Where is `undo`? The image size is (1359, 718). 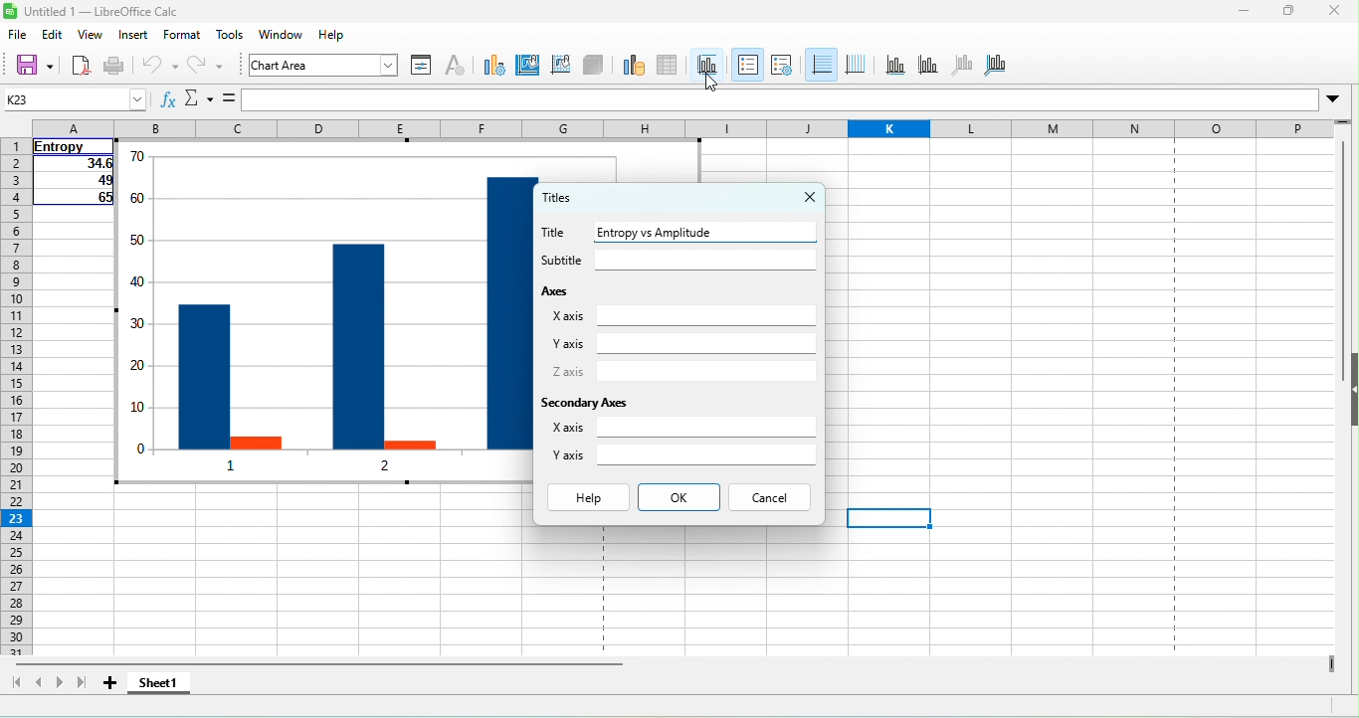 undo is located at coordinates (161, 68).